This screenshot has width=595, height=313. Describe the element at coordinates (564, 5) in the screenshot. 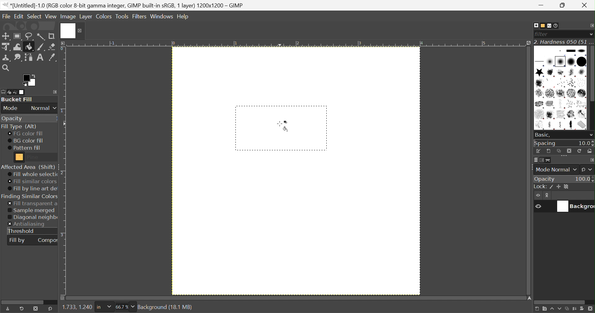

I see `Restore Down` at that location.